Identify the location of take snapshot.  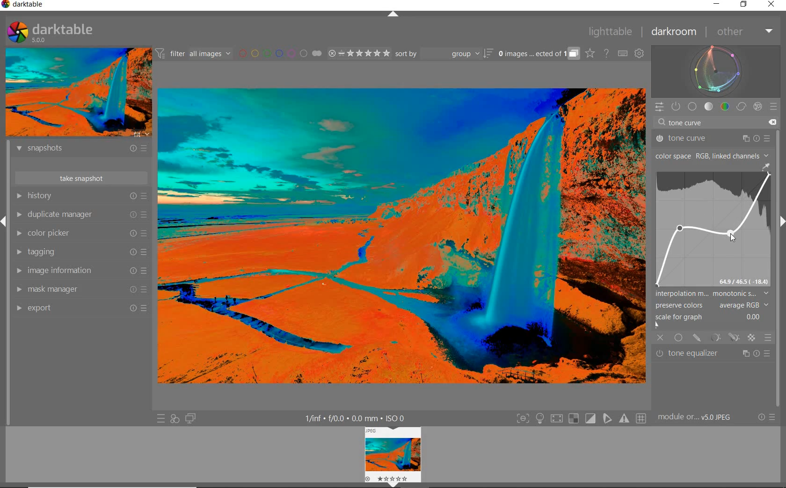
(81, 177).